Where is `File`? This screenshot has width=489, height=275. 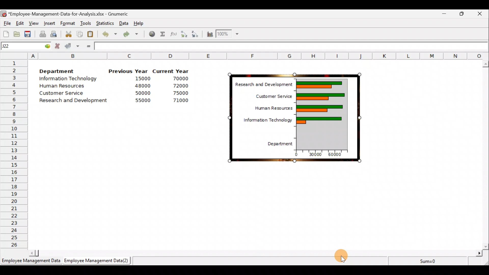
File is located at coordinates (6, 23).